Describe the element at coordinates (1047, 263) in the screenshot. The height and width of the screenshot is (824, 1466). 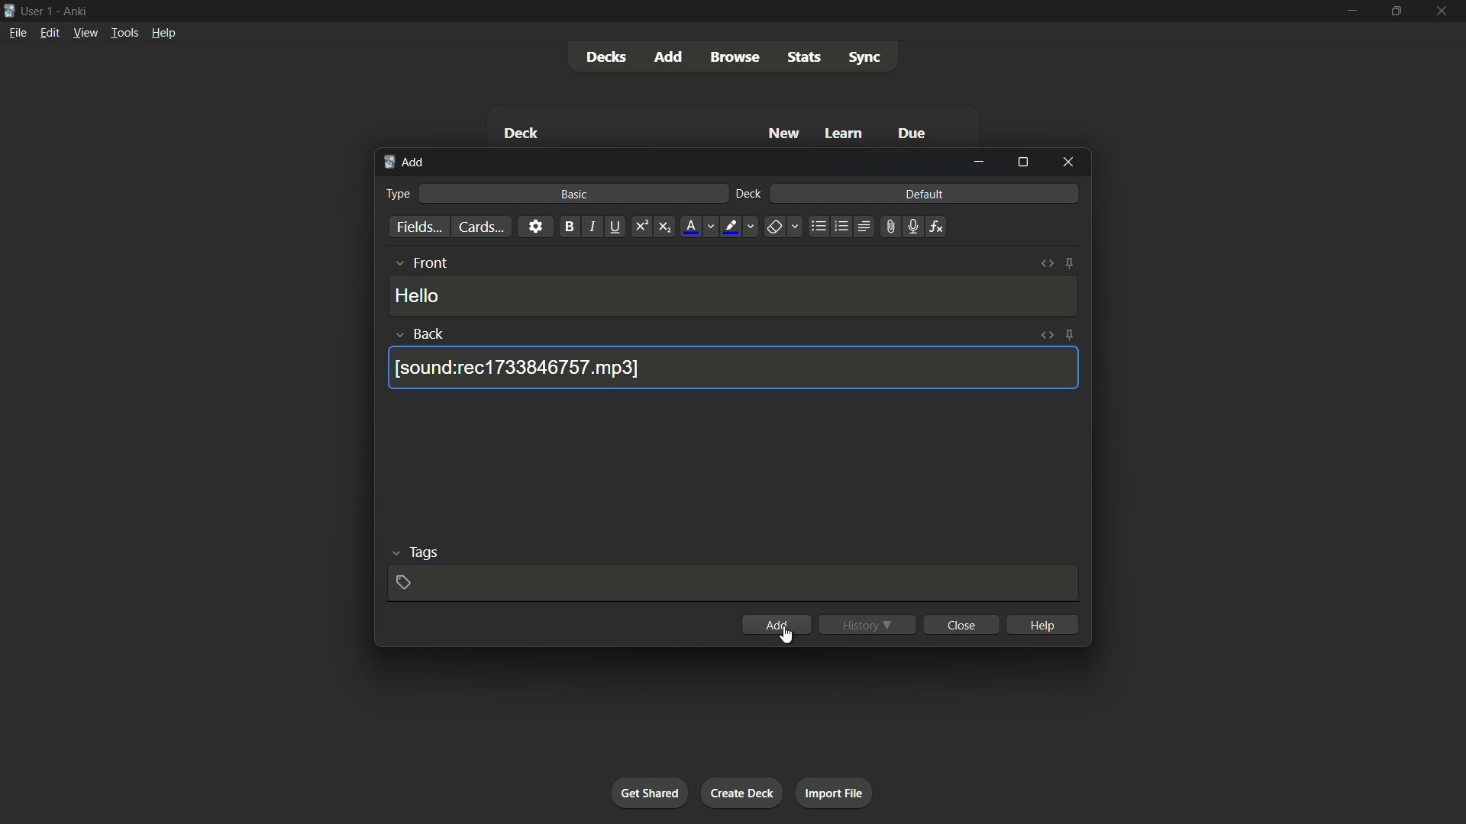
I see `toggle html editor` at that location.